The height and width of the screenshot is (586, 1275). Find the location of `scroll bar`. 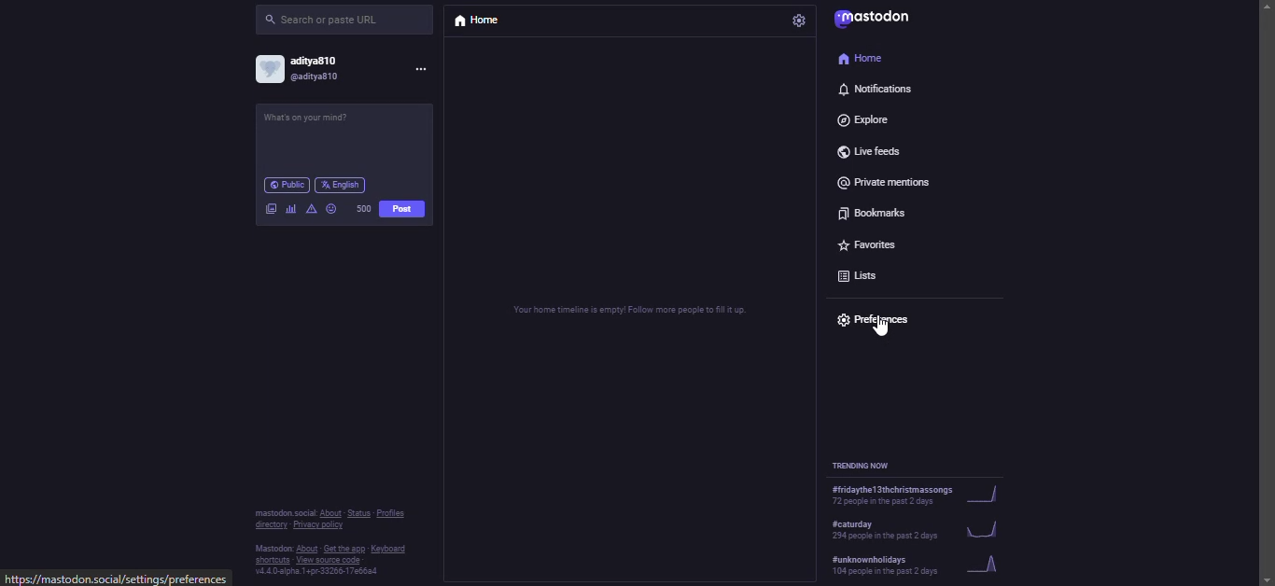

scroll bar is located at coordinates (1262, 276).